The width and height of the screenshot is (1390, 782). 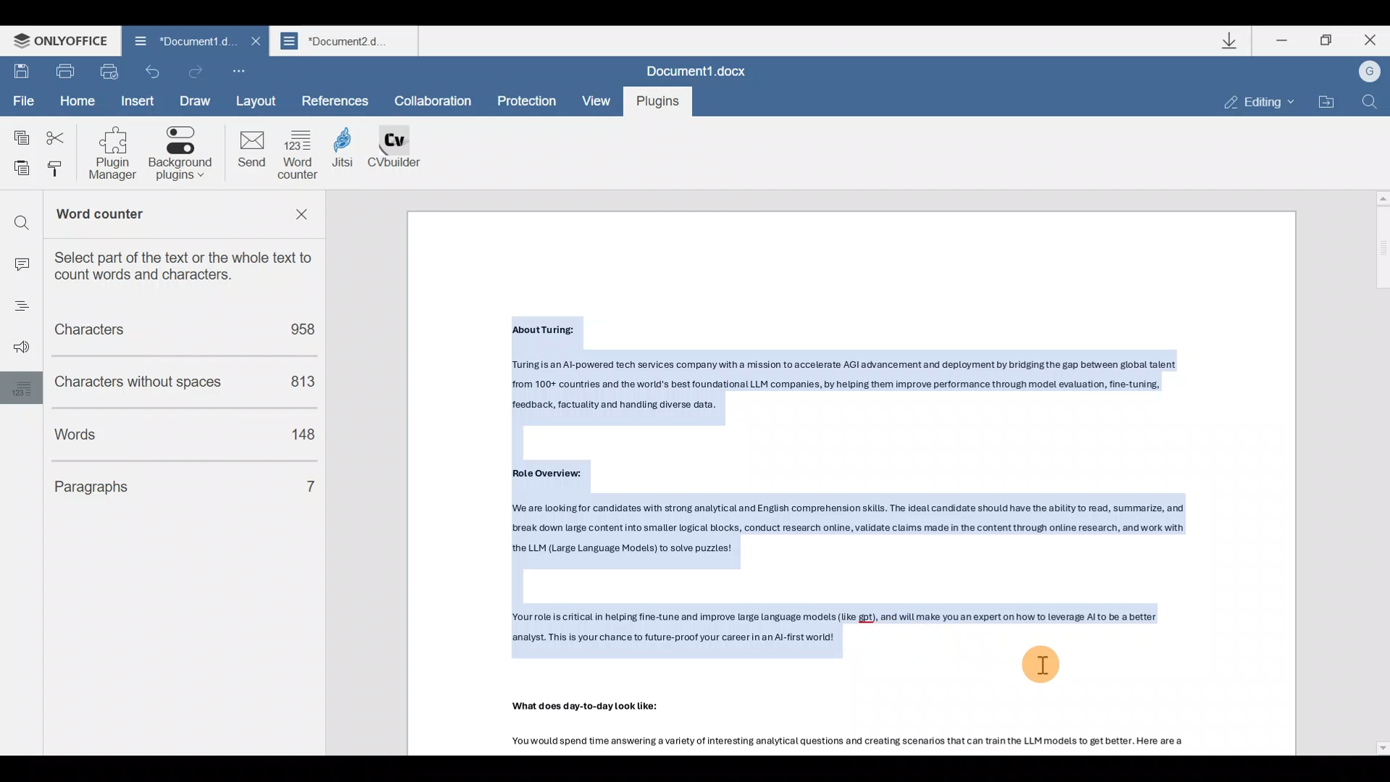 What do you see at coordinates (1328, 100) in the screenshot?
I see `Open file location` at bounding box center [1328, 100].